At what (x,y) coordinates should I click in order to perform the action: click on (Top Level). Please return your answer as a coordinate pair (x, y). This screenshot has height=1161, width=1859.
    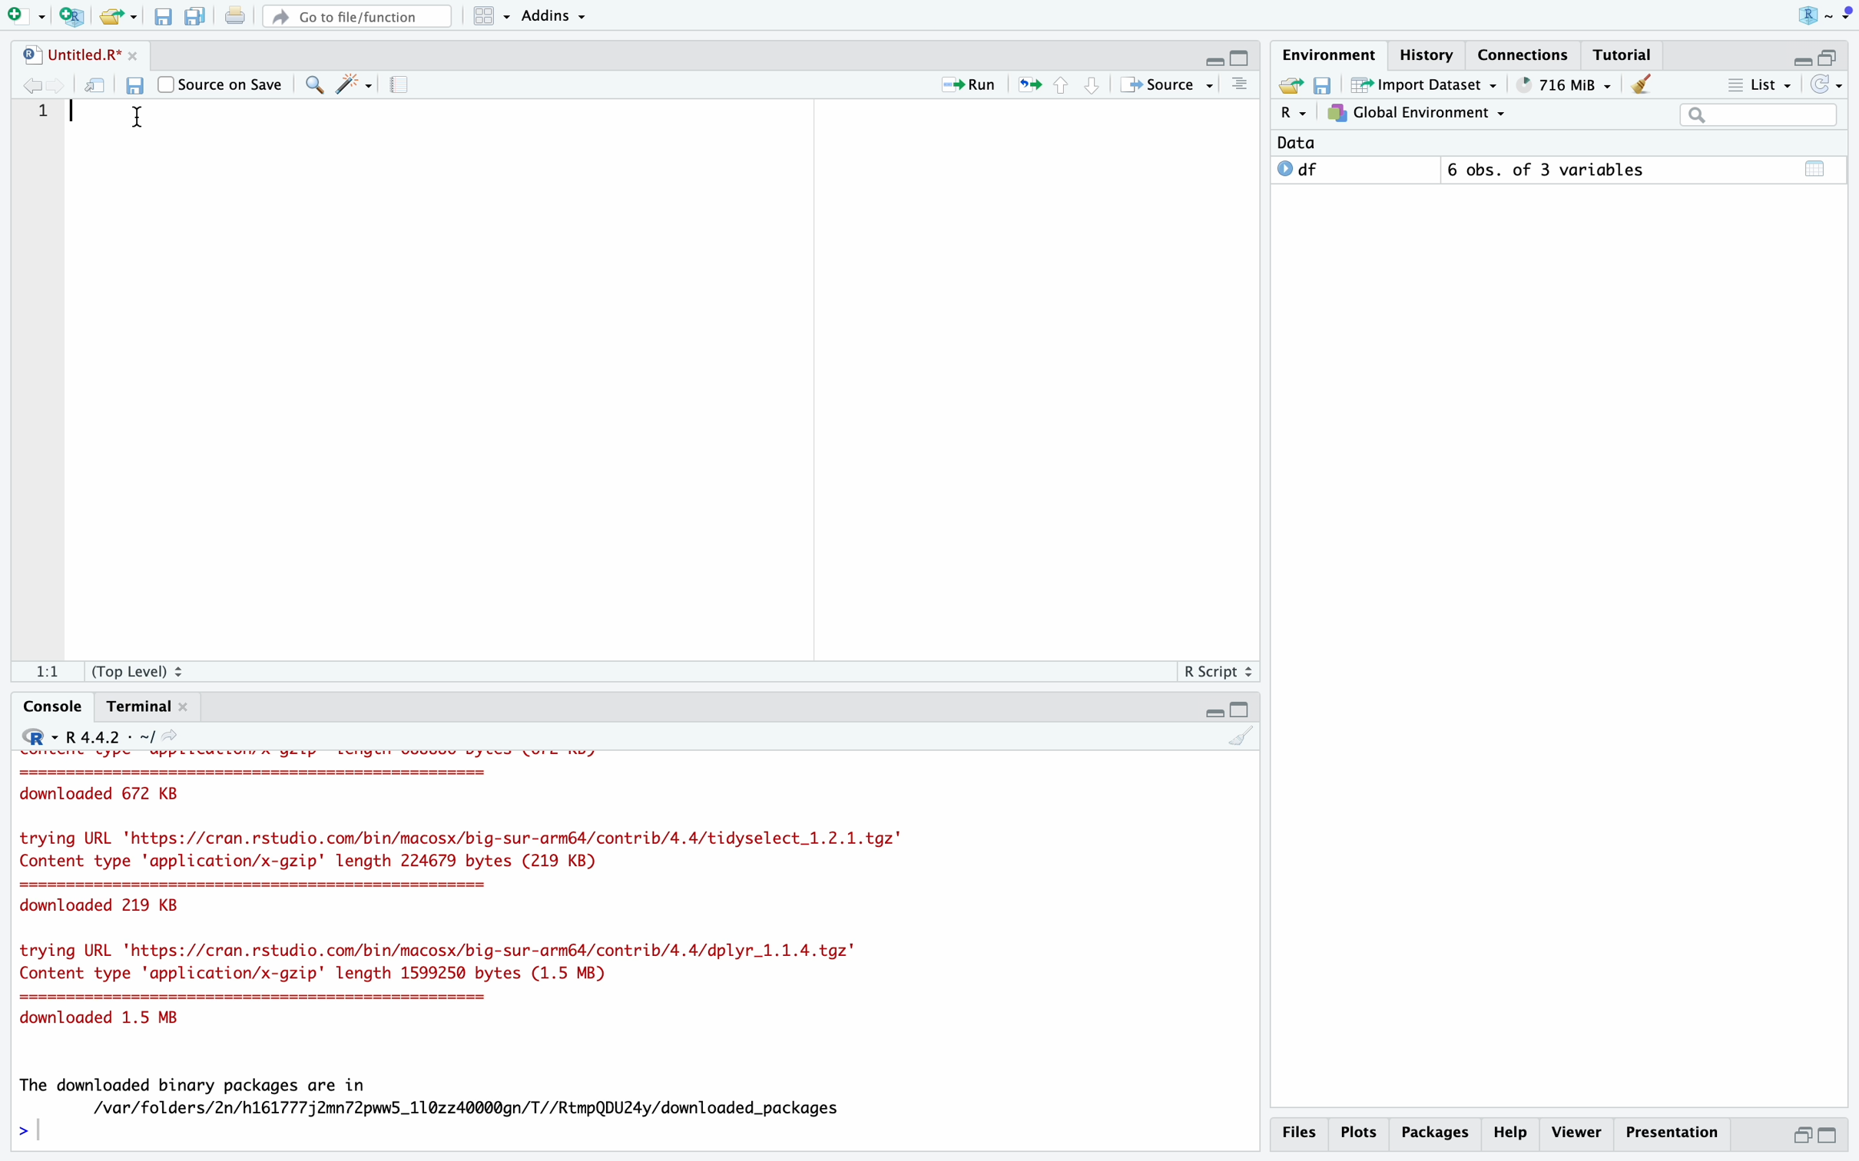
    Looking at the image, I should click on (140, 670).